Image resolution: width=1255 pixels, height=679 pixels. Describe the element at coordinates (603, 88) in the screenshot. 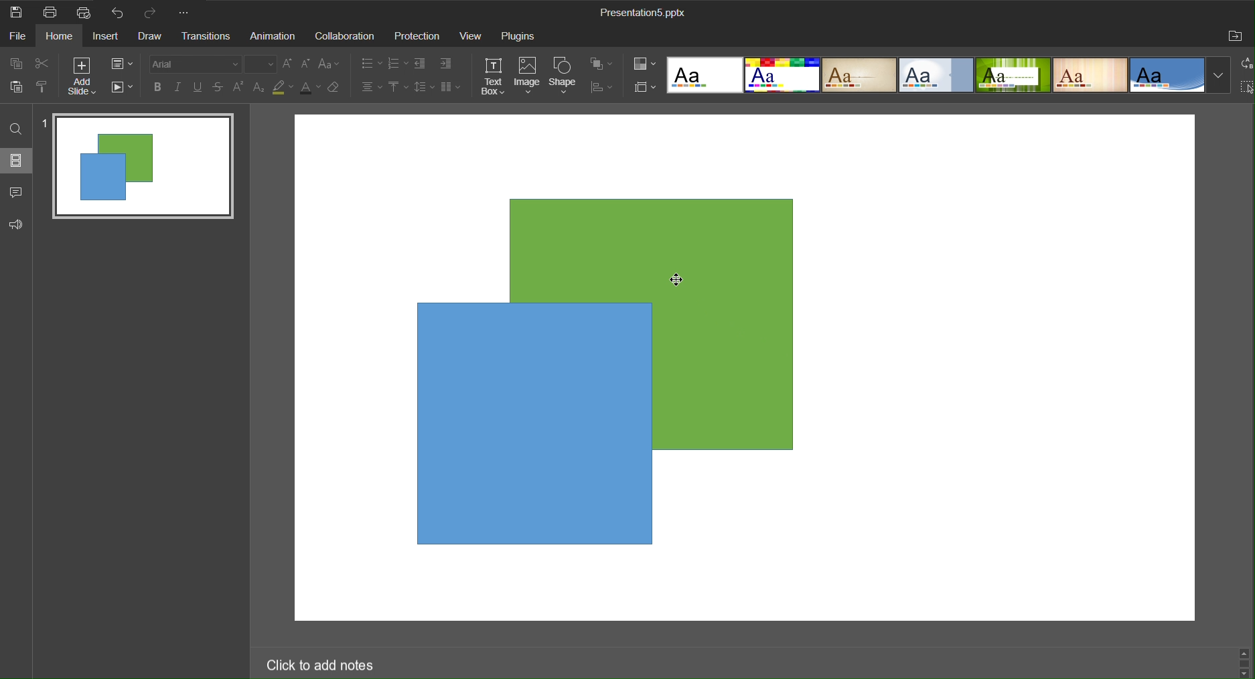

I see `Distribute` at that location.